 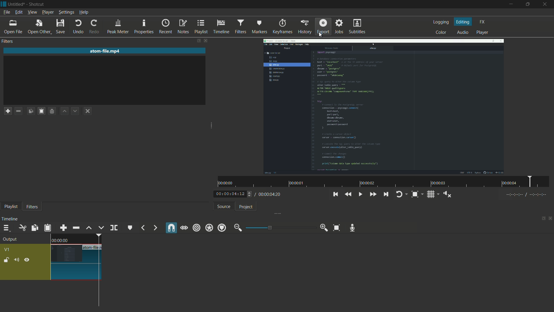 I want to click on logging, so click(x=441, y=22).